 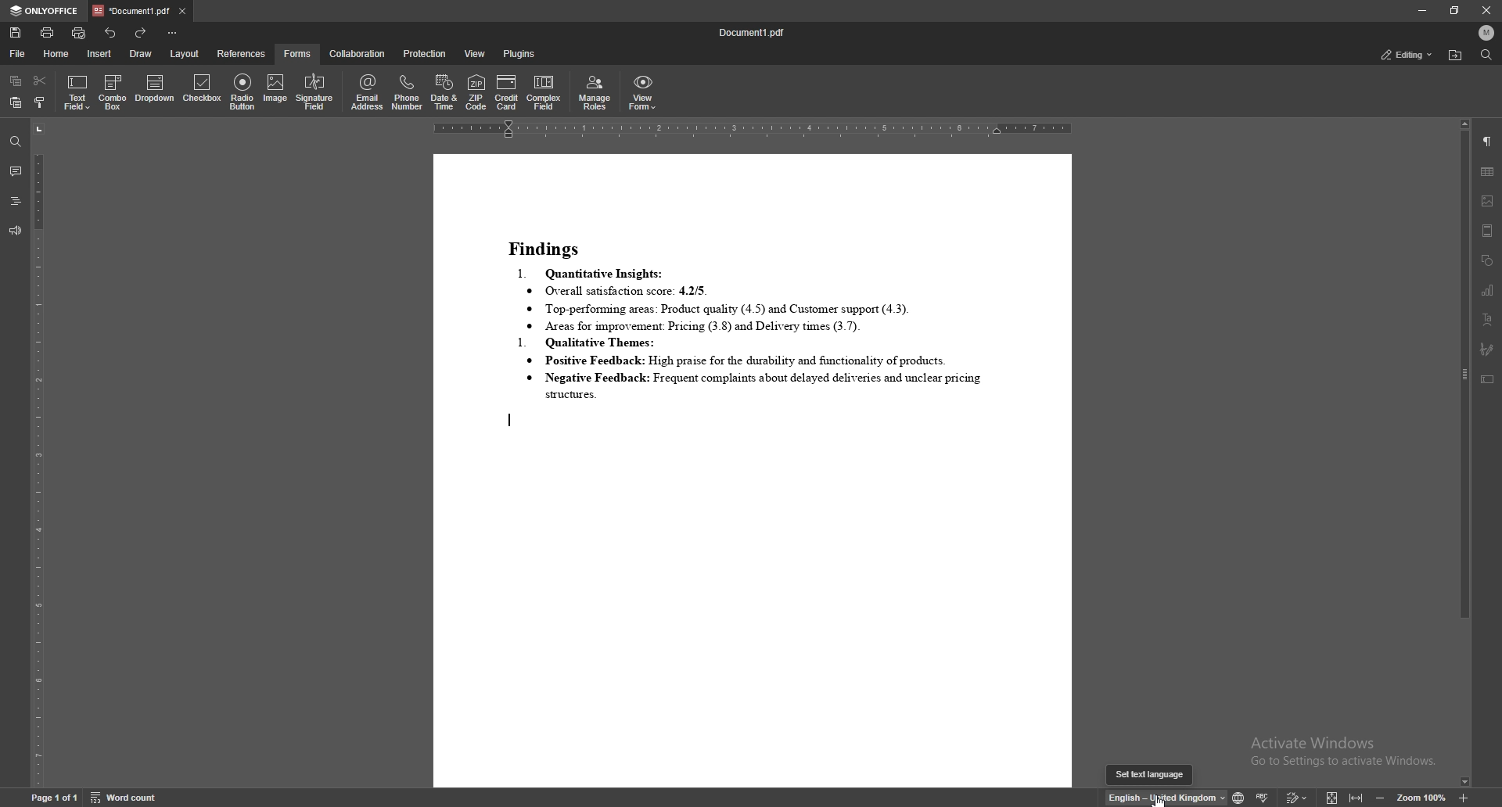 I want to click on phone number, so click(x=409, y=91).